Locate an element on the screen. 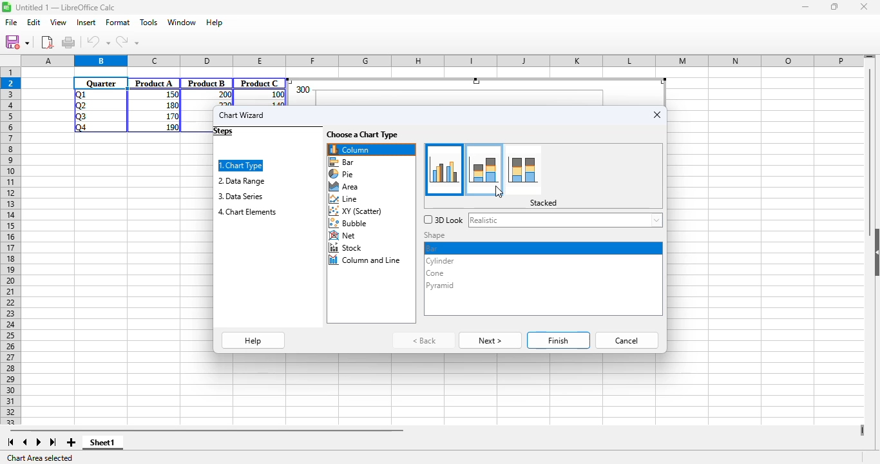 This screenshot has width=880, height=464. 190 is located at coordinates (172, 127).